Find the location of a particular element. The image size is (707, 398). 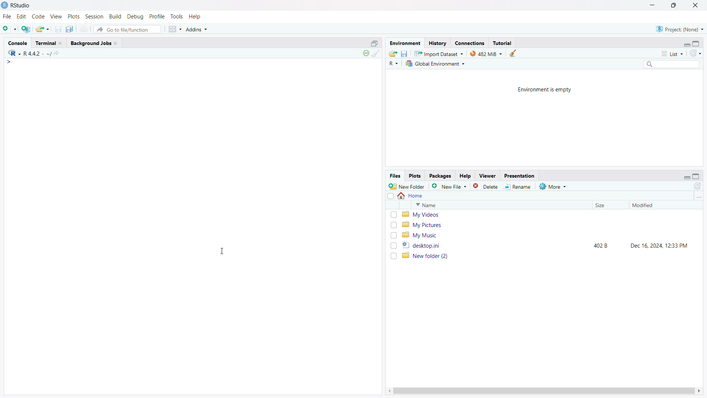

show status is located at coordinates (366, 53).